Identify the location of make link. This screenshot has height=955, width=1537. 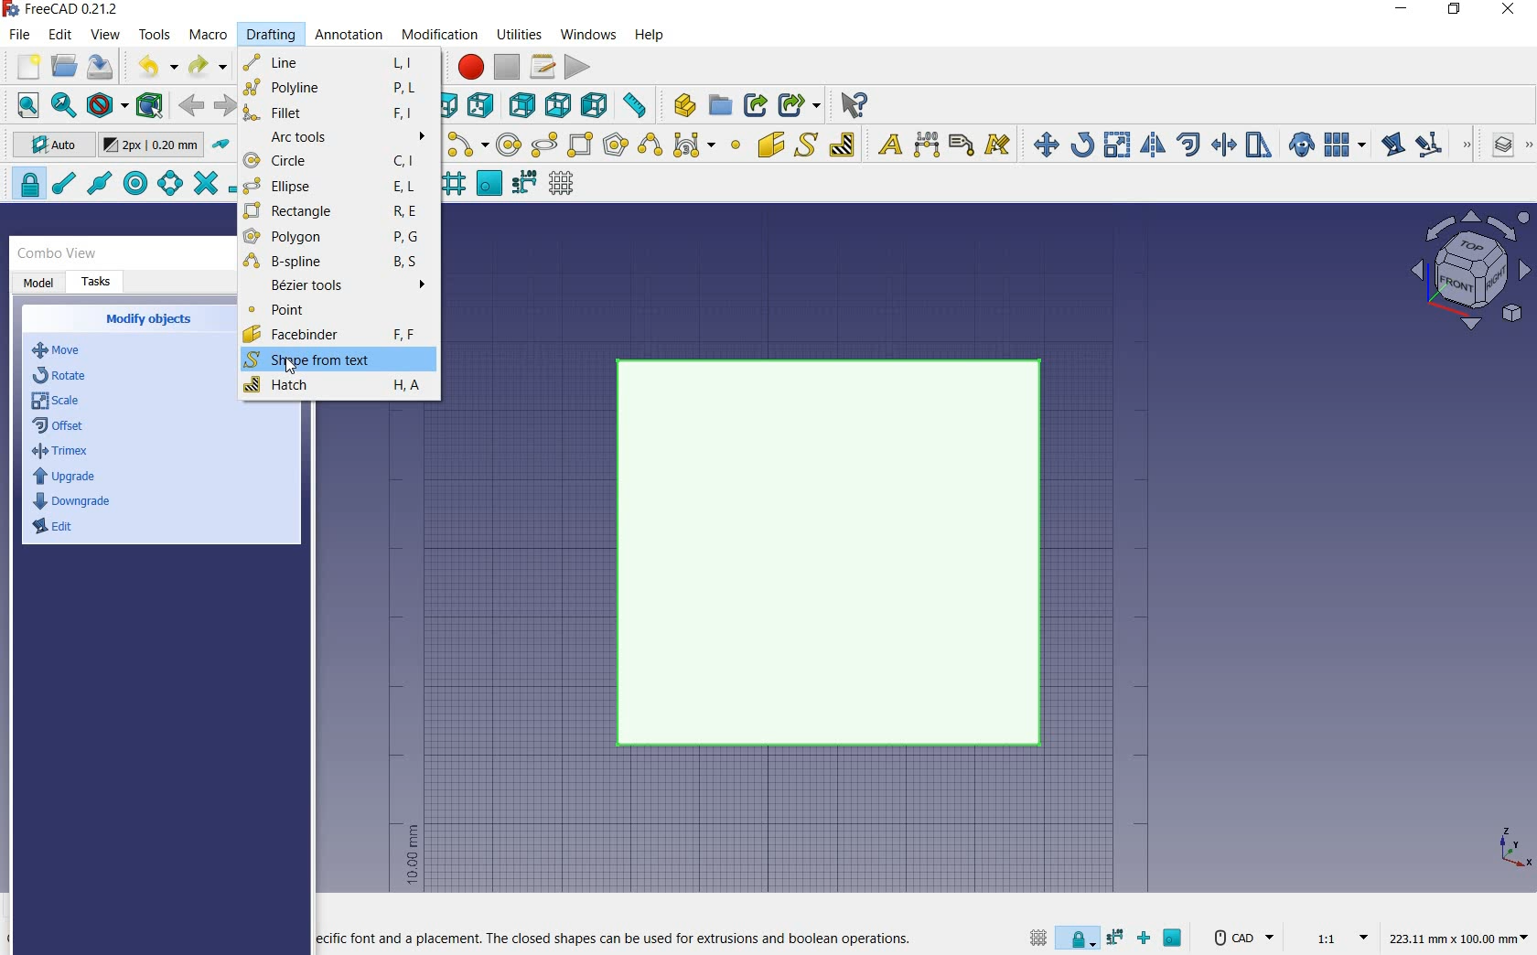
(756, 103).